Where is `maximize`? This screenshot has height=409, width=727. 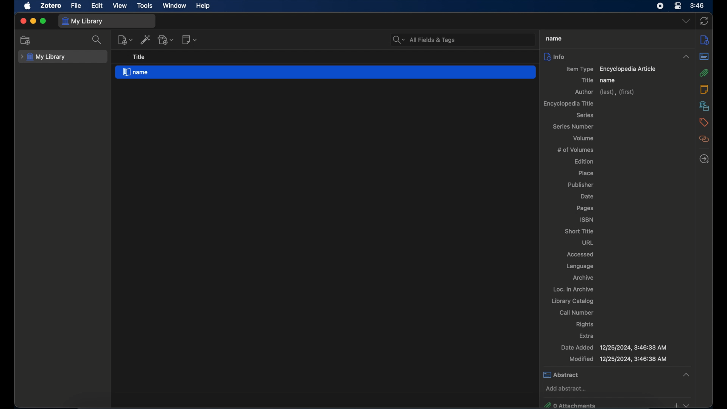
maximize is located at coordinates (43, 21).